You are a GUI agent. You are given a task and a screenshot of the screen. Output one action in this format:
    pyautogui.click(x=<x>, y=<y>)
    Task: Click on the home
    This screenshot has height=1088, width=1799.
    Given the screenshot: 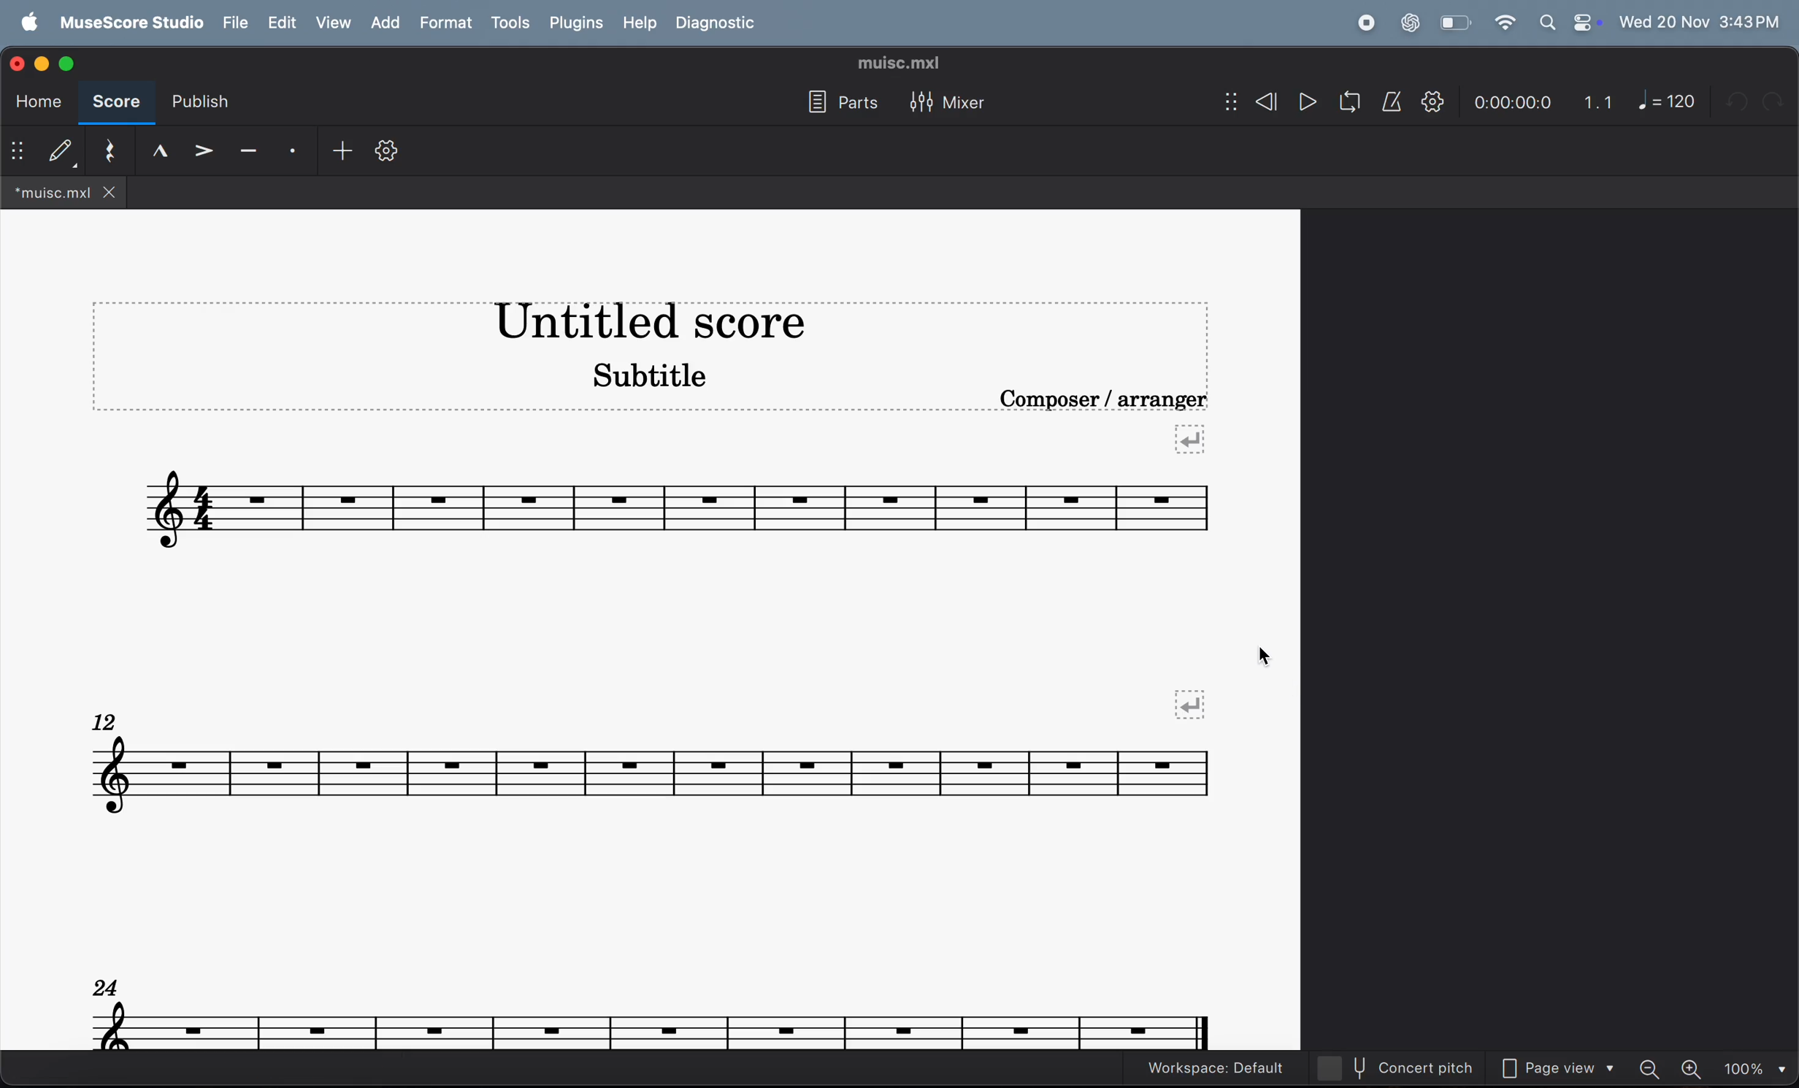 What is the action you would take?
    pyautogui.click(x=37, y=104)
    